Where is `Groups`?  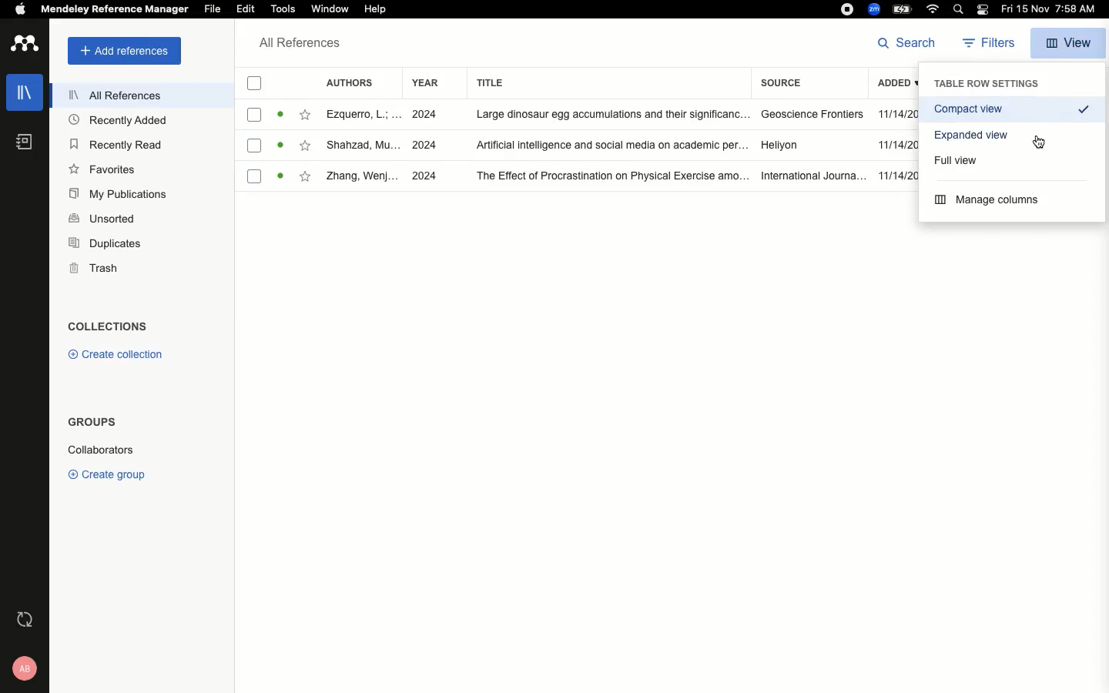
Groups is located at coordinates (89, 425).